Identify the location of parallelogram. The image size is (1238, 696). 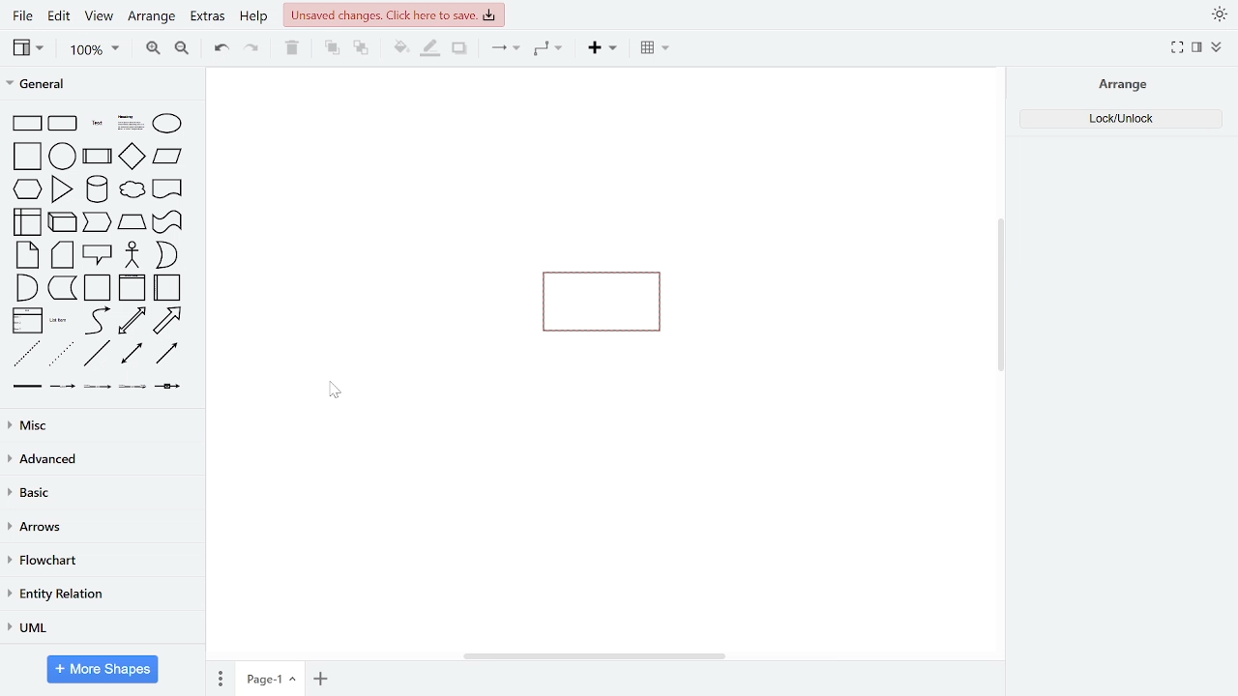
(168, 158).